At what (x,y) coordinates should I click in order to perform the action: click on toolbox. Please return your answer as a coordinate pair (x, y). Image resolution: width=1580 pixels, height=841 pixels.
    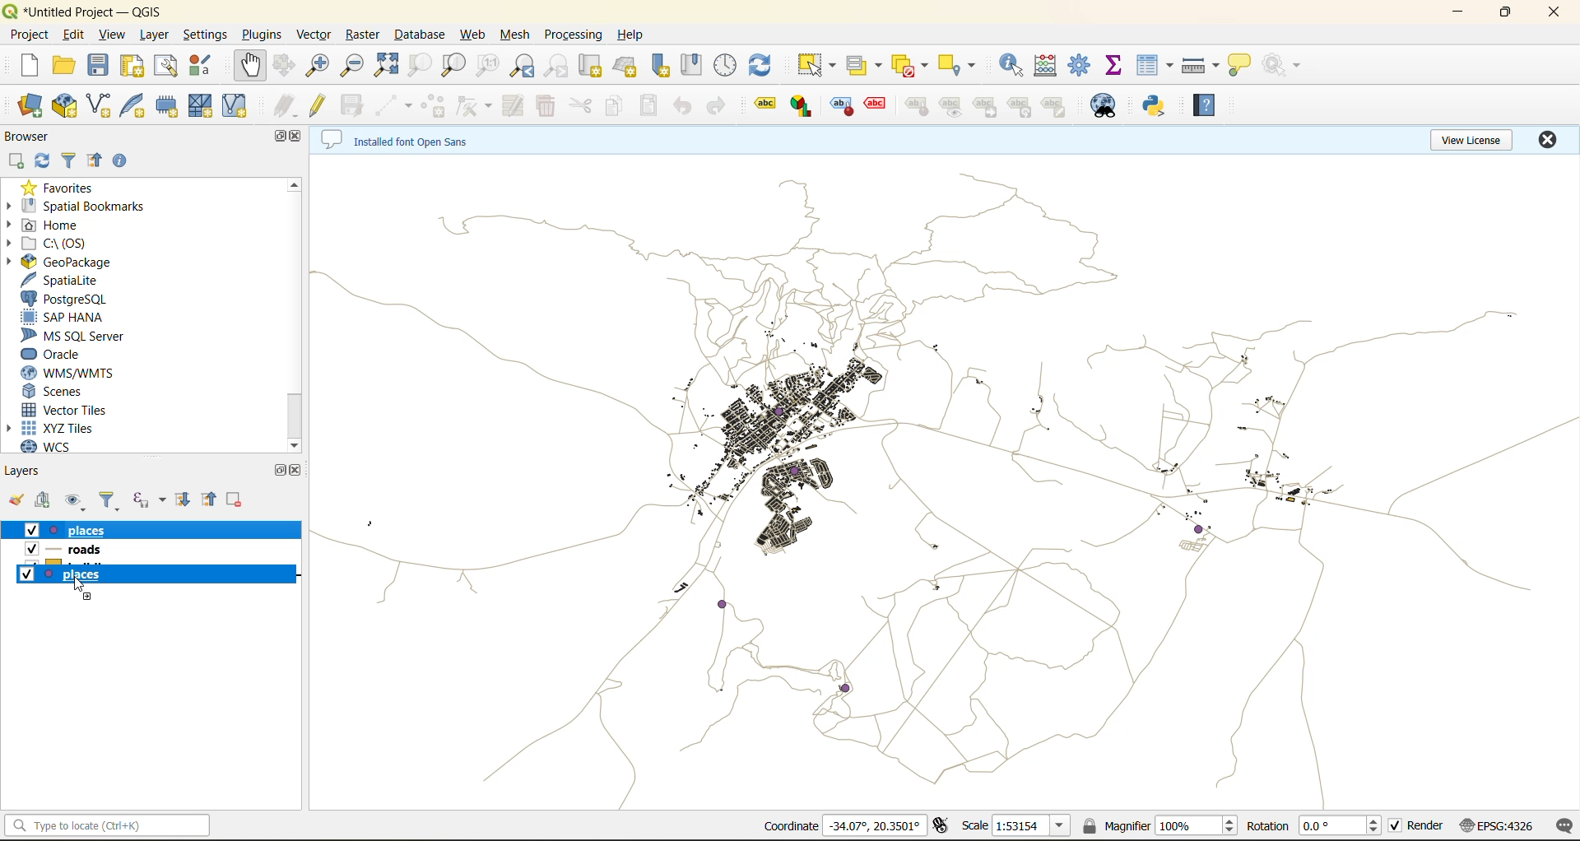
    Looking at the image, I should click on (1082, 67).